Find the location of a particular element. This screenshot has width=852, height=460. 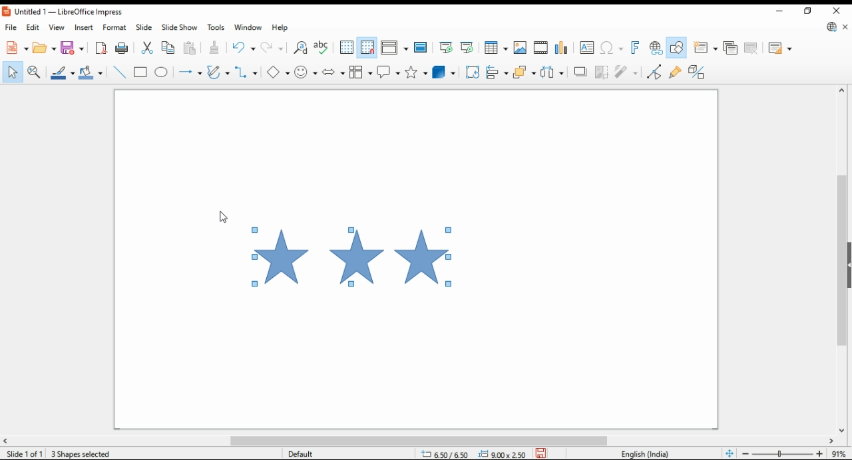

minimize is located at coordinates (783, 11).